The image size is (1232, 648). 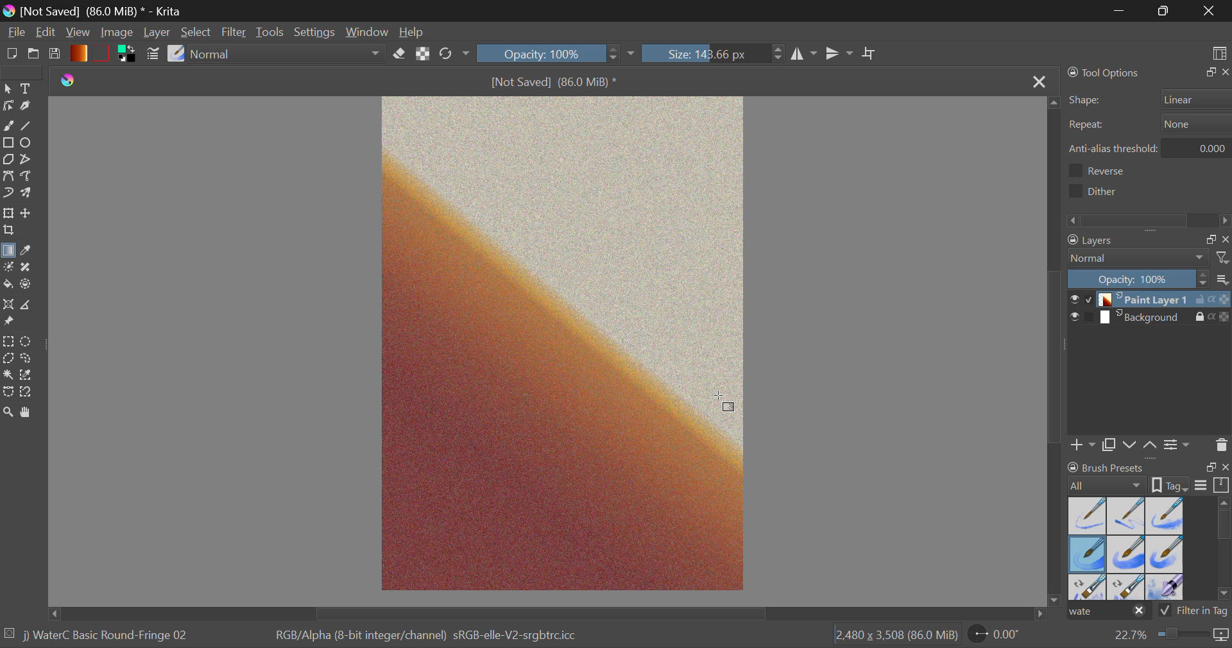 I want to click on Fill, so click(x=9, y=285).